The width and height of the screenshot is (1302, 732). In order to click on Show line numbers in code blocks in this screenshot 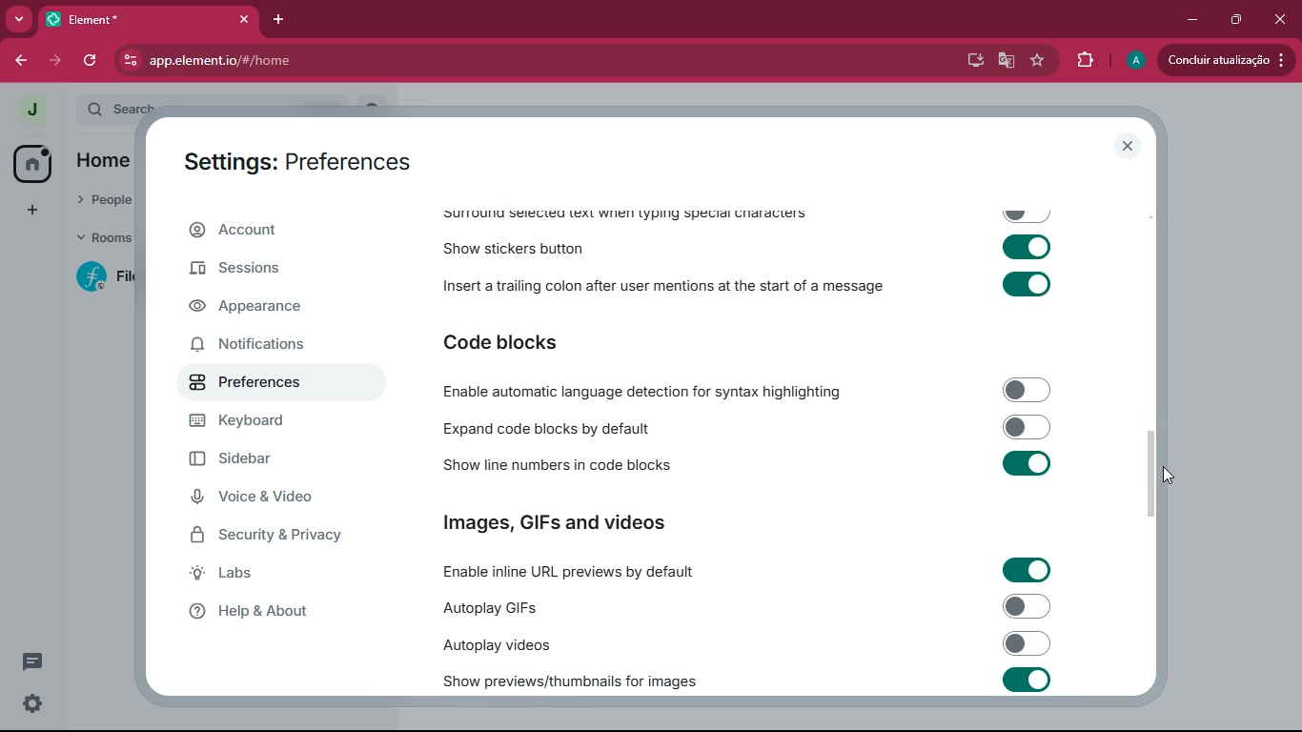, I will do `click(744, 465)`.